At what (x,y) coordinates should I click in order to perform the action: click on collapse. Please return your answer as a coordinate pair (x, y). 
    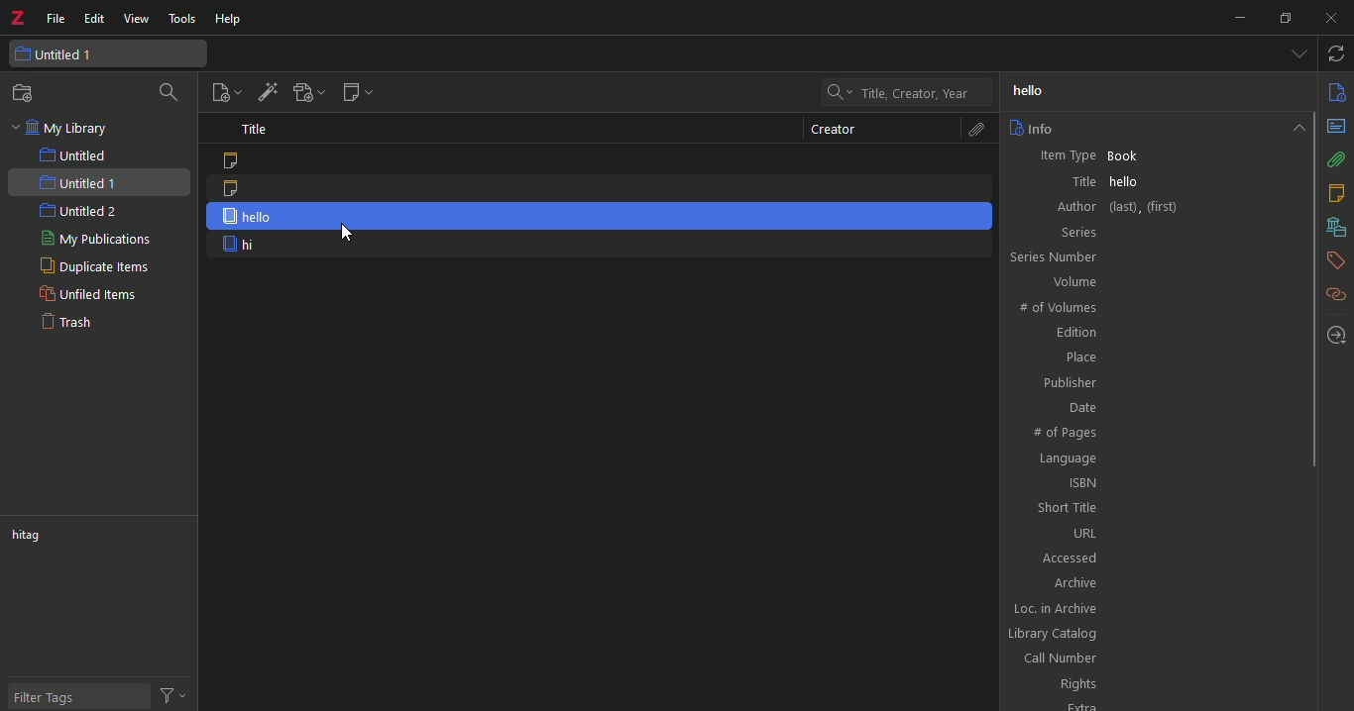
    Looking at the image, I should click on (1298, 128).